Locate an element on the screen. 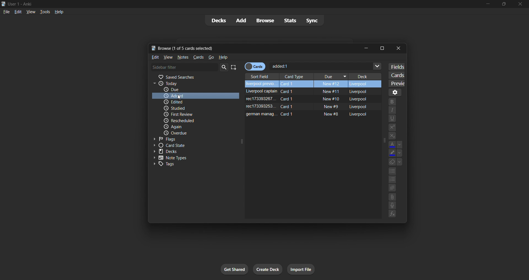 Image resolution: width=529 pixels, height=280 pixels. due is located at coordinates (193, 90).